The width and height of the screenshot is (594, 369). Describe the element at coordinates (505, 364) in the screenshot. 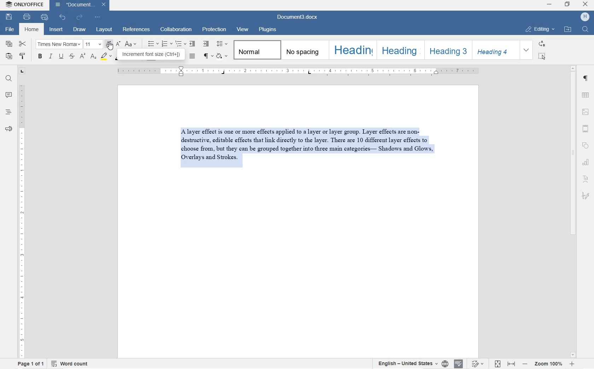

I see `fit to page or width` at that location.